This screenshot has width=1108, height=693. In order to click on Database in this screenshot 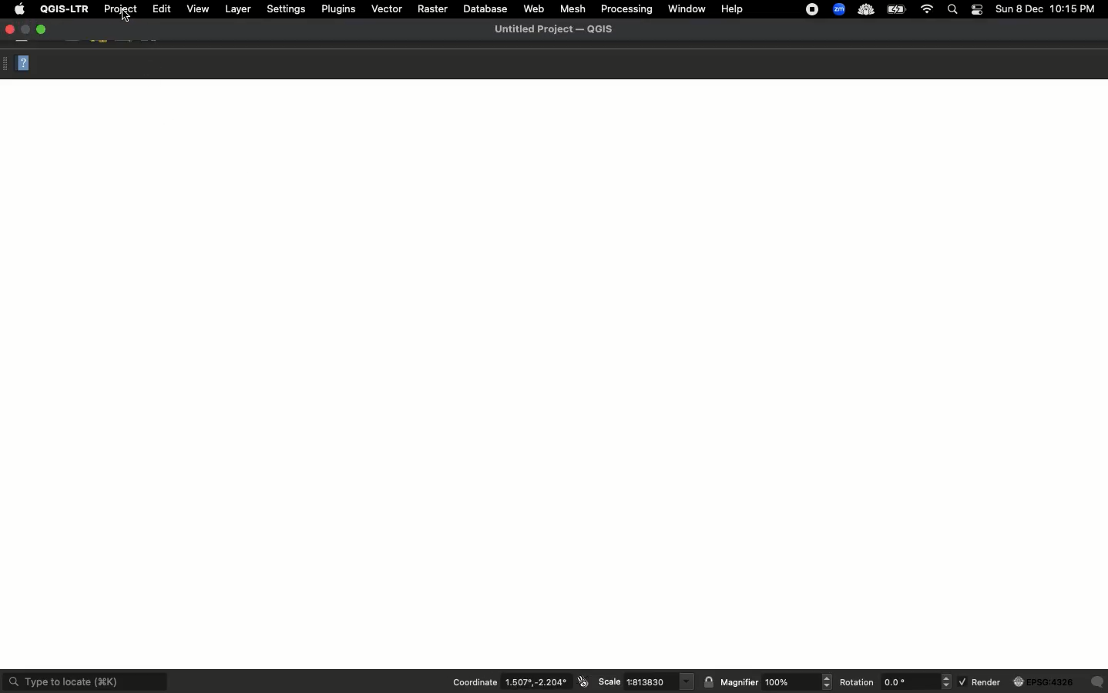, I will do `click(487, 8)`.